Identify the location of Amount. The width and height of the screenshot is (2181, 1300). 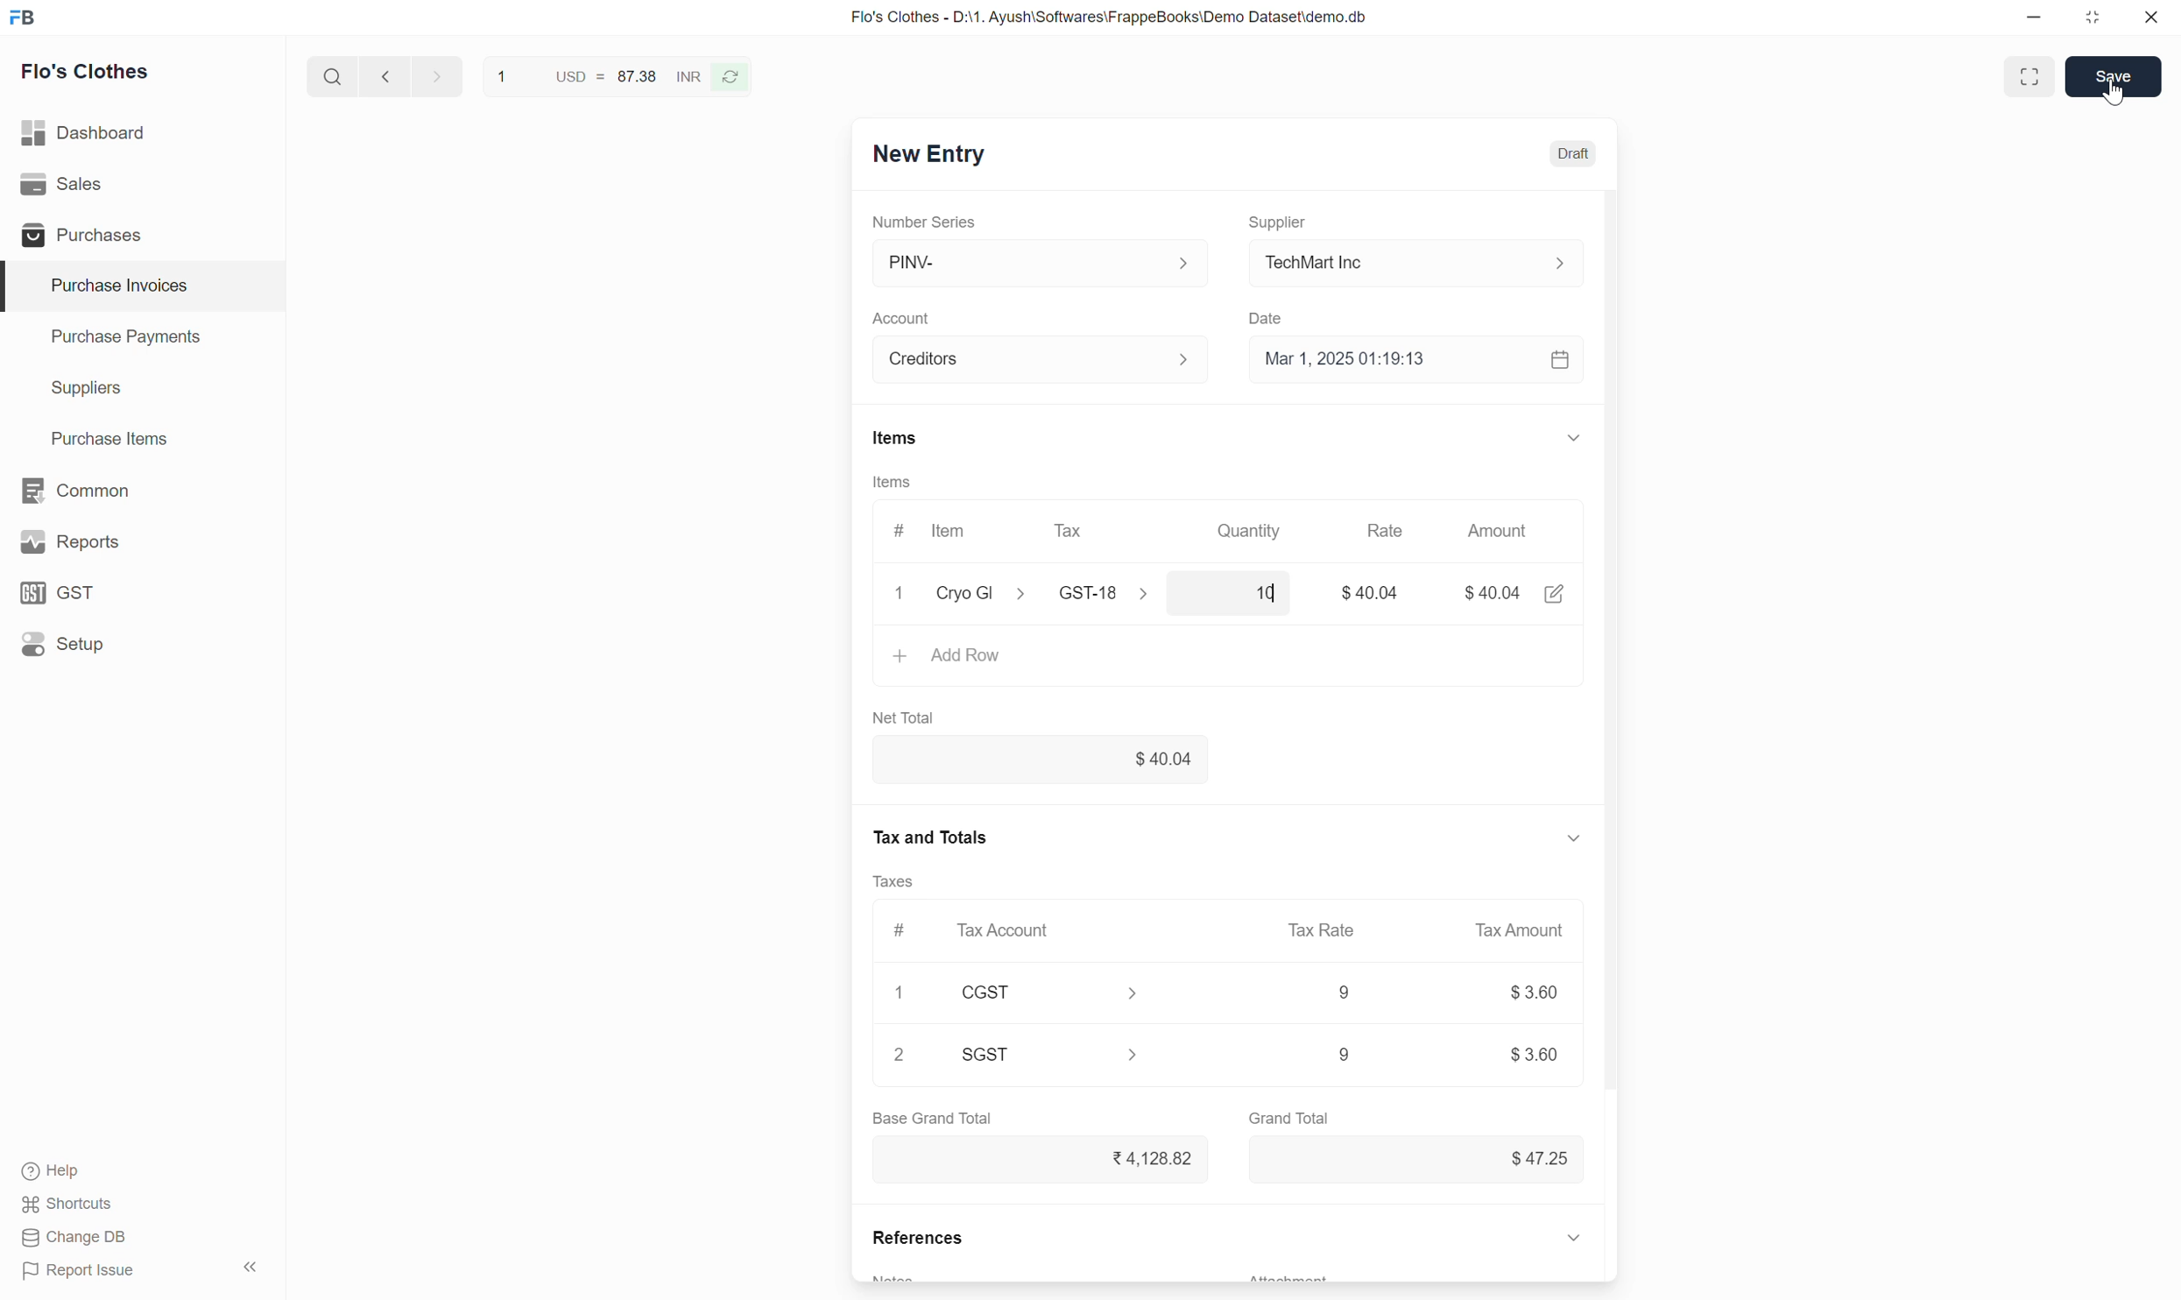
(1506, 534).